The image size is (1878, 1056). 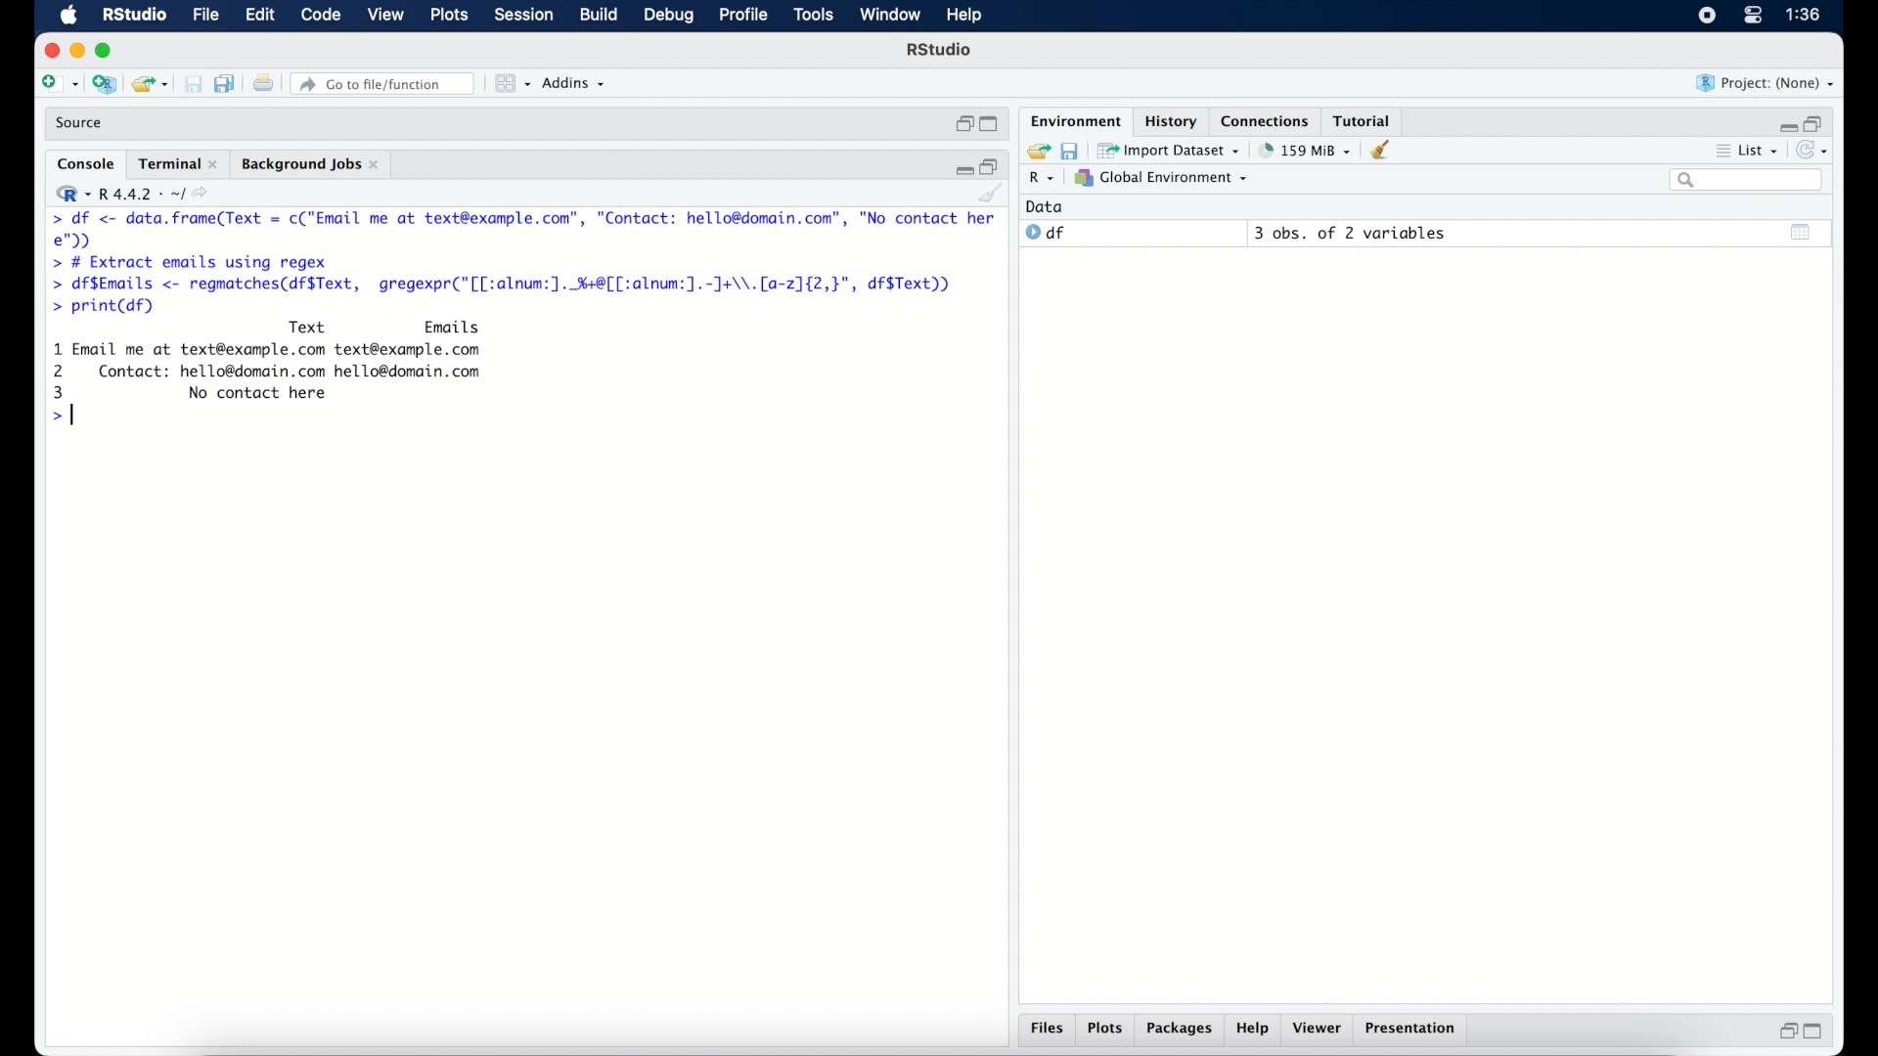 I want to click on window, so click(x=891, y=17).